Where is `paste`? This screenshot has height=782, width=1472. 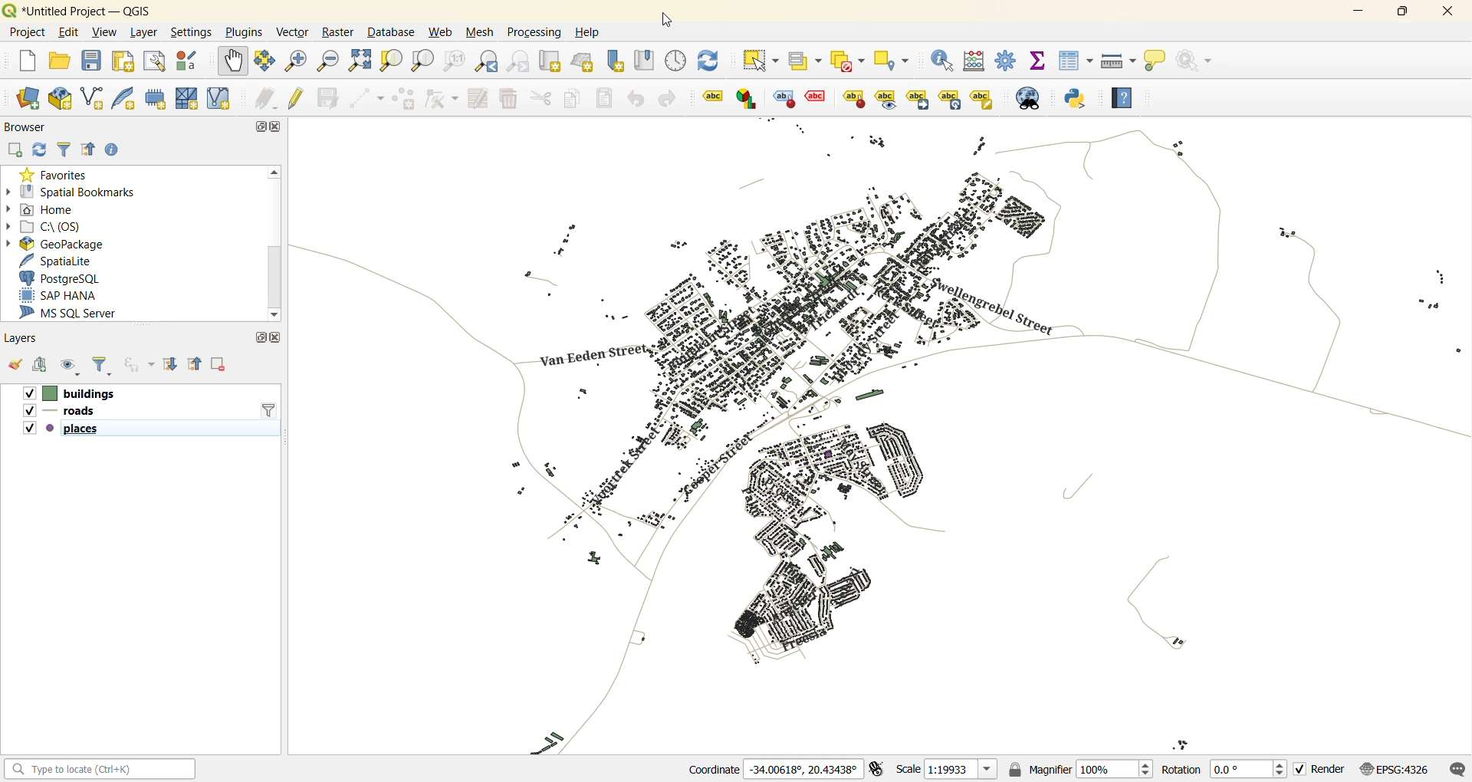 paste is located at coordinates (601, 98).